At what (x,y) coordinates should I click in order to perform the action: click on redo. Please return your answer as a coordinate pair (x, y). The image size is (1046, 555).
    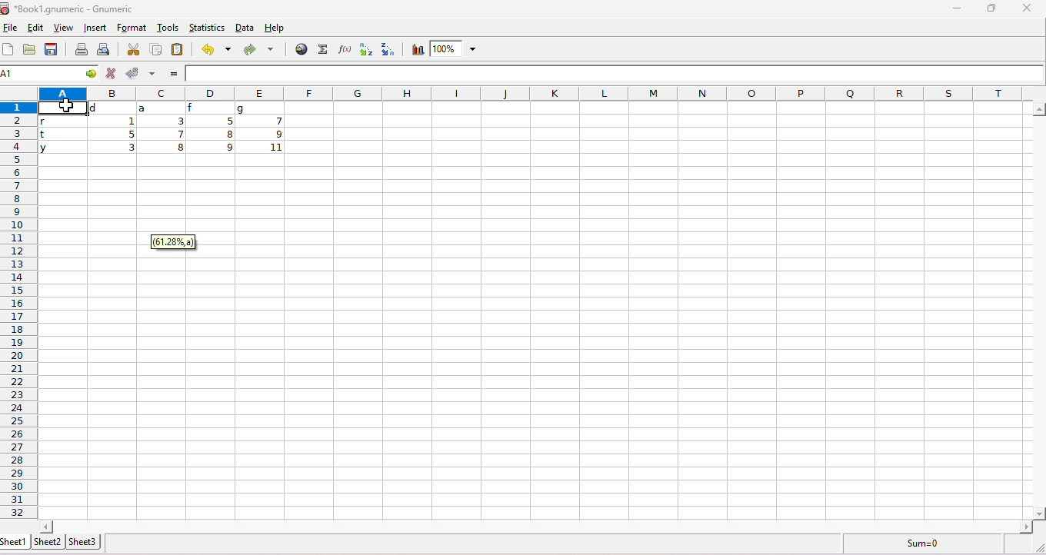
    Looking at the image, I should click on (258, 51).